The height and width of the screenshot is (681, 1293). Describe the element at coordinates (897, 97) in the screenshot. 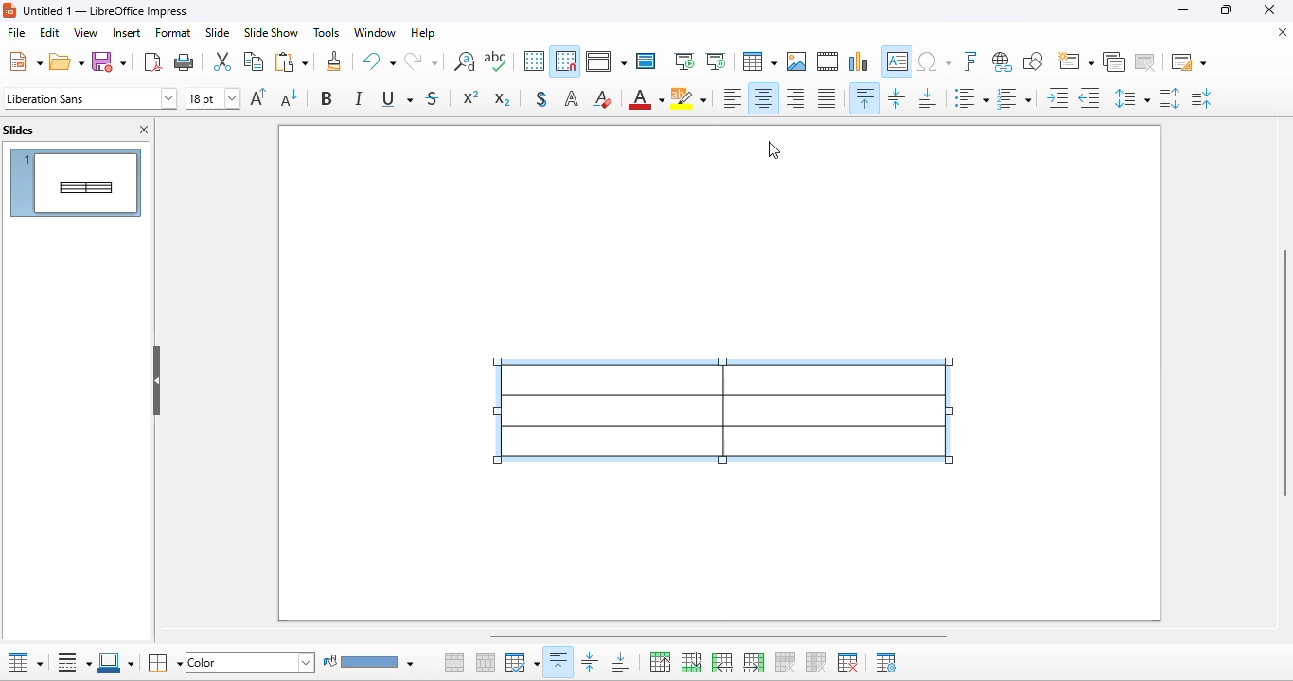

I see `center vertically` at that location.